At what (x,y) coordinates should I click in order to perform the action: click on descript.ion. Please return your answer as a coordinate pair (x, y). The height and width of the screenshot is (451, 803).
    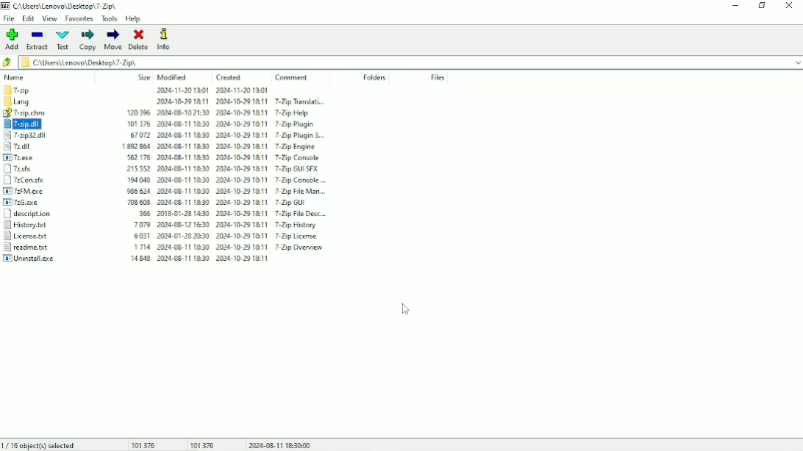
    Looking at the image, I should click on (28, 214).